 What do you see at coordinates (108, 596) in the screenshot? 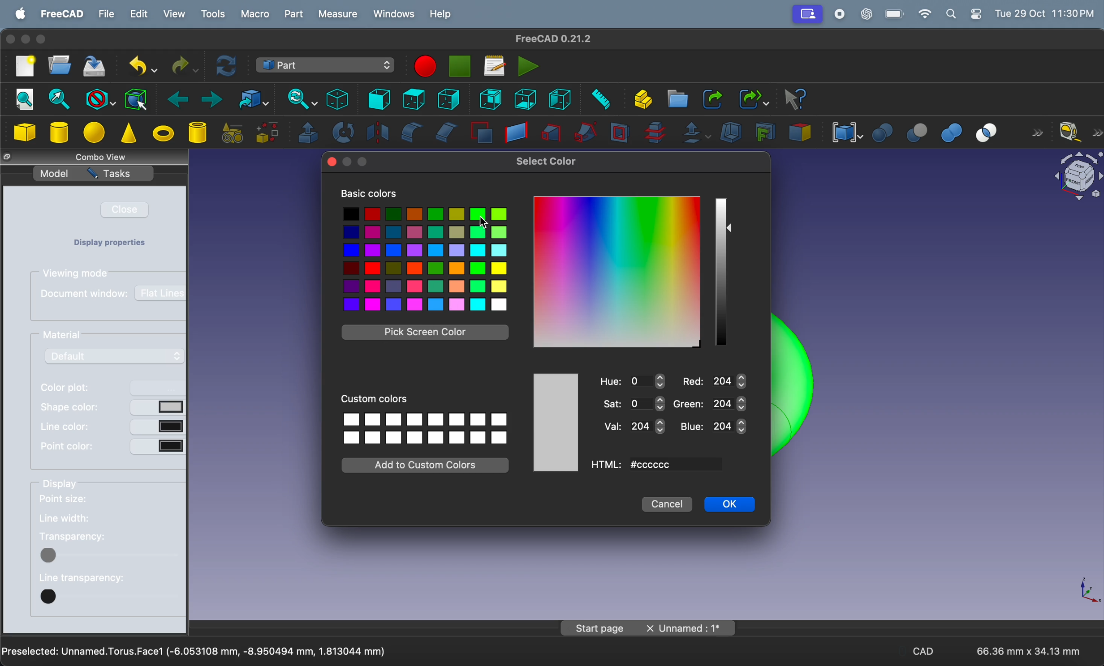
I see `button` at bounding box center [108, 596].